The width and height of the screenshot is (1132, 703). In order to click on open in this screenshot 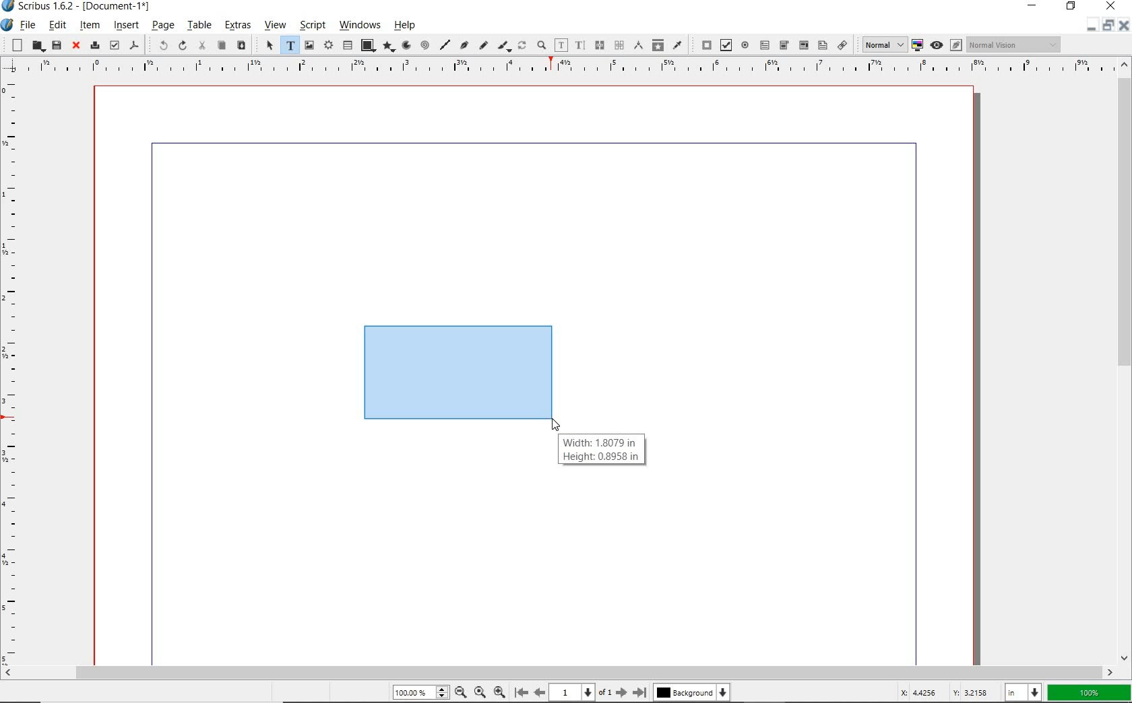, I will do `click(36, 46)`.